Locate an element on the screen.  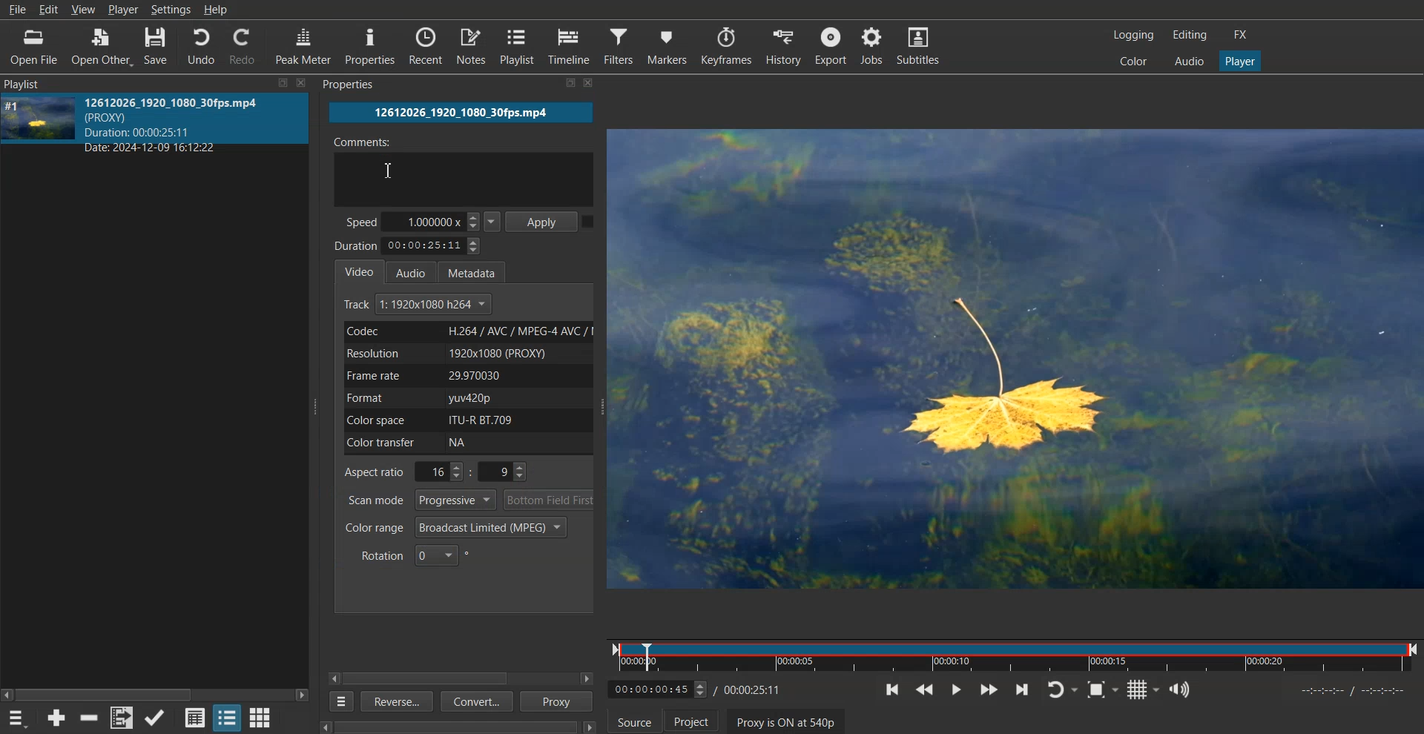
Update is located at coordinates (156, 718).